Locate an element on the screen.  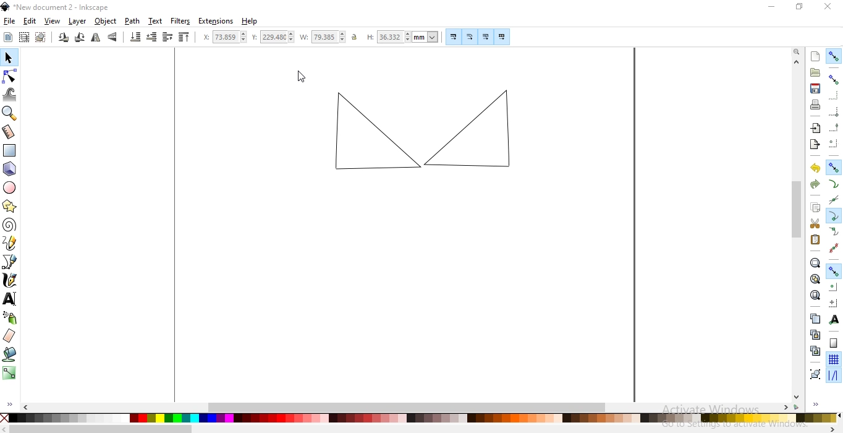
redo the action is located at coordinates (816, 184).